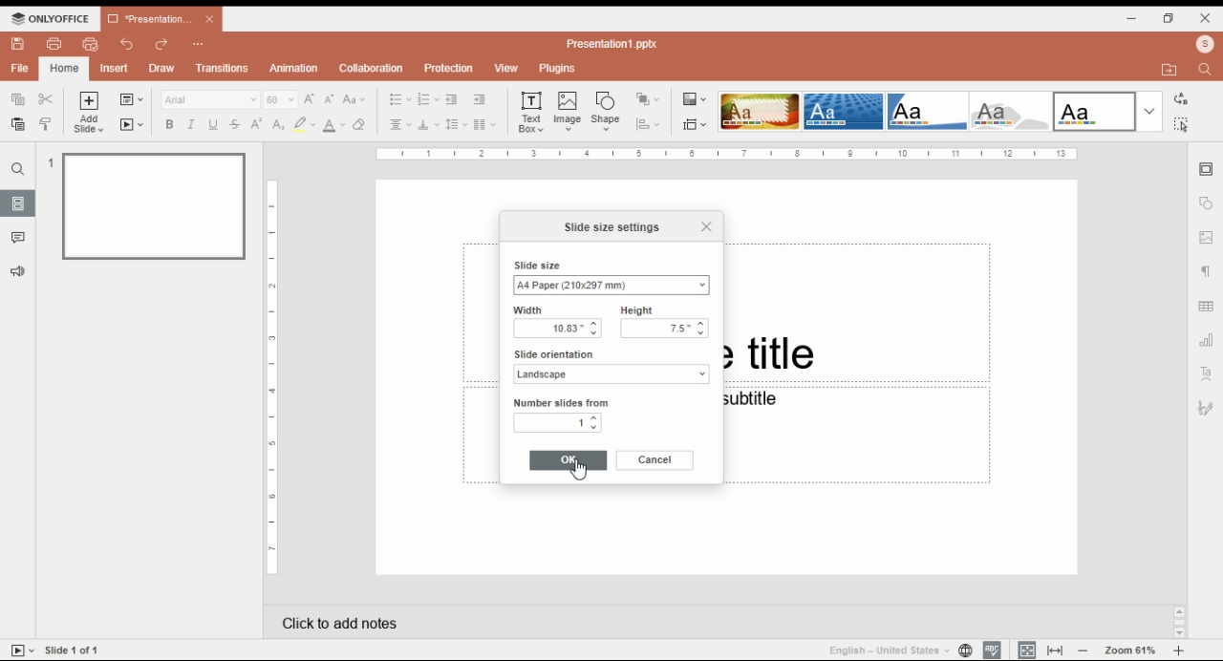 The image size is (1223, 661). Describe the element at coordinates (569, 111) in the screenshot. I see `insert image` at that location.